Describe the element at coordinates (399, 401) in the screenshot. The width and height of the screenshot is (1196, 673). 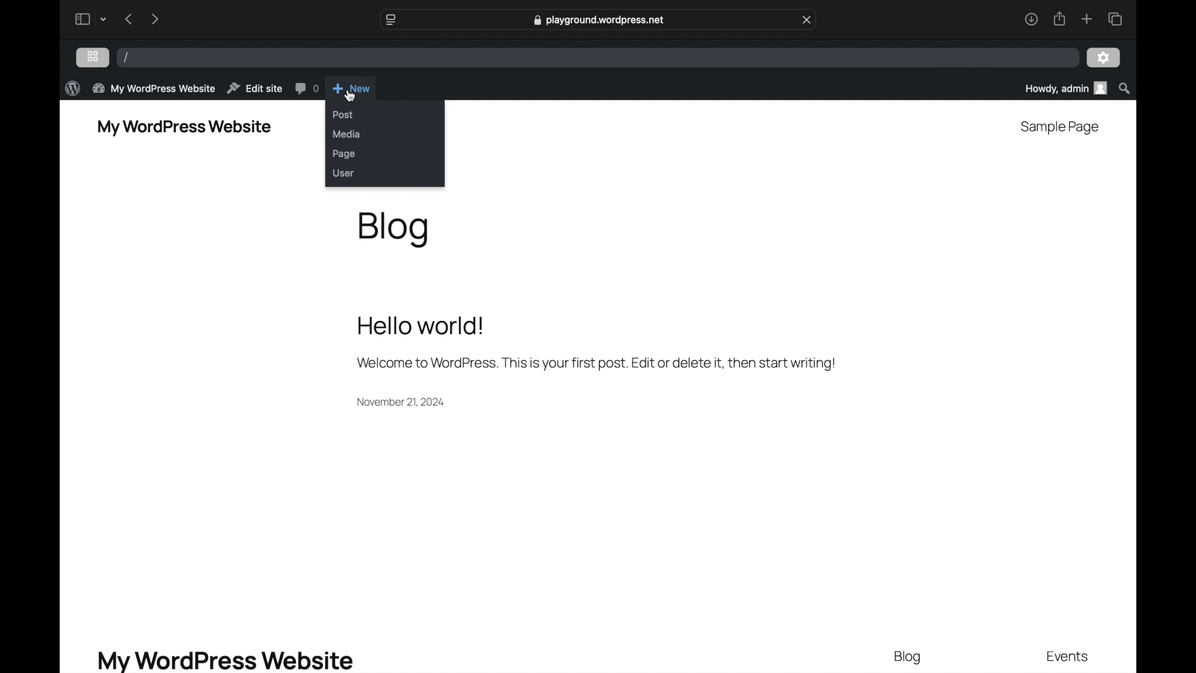
I see `November 21, 2024` at that location.